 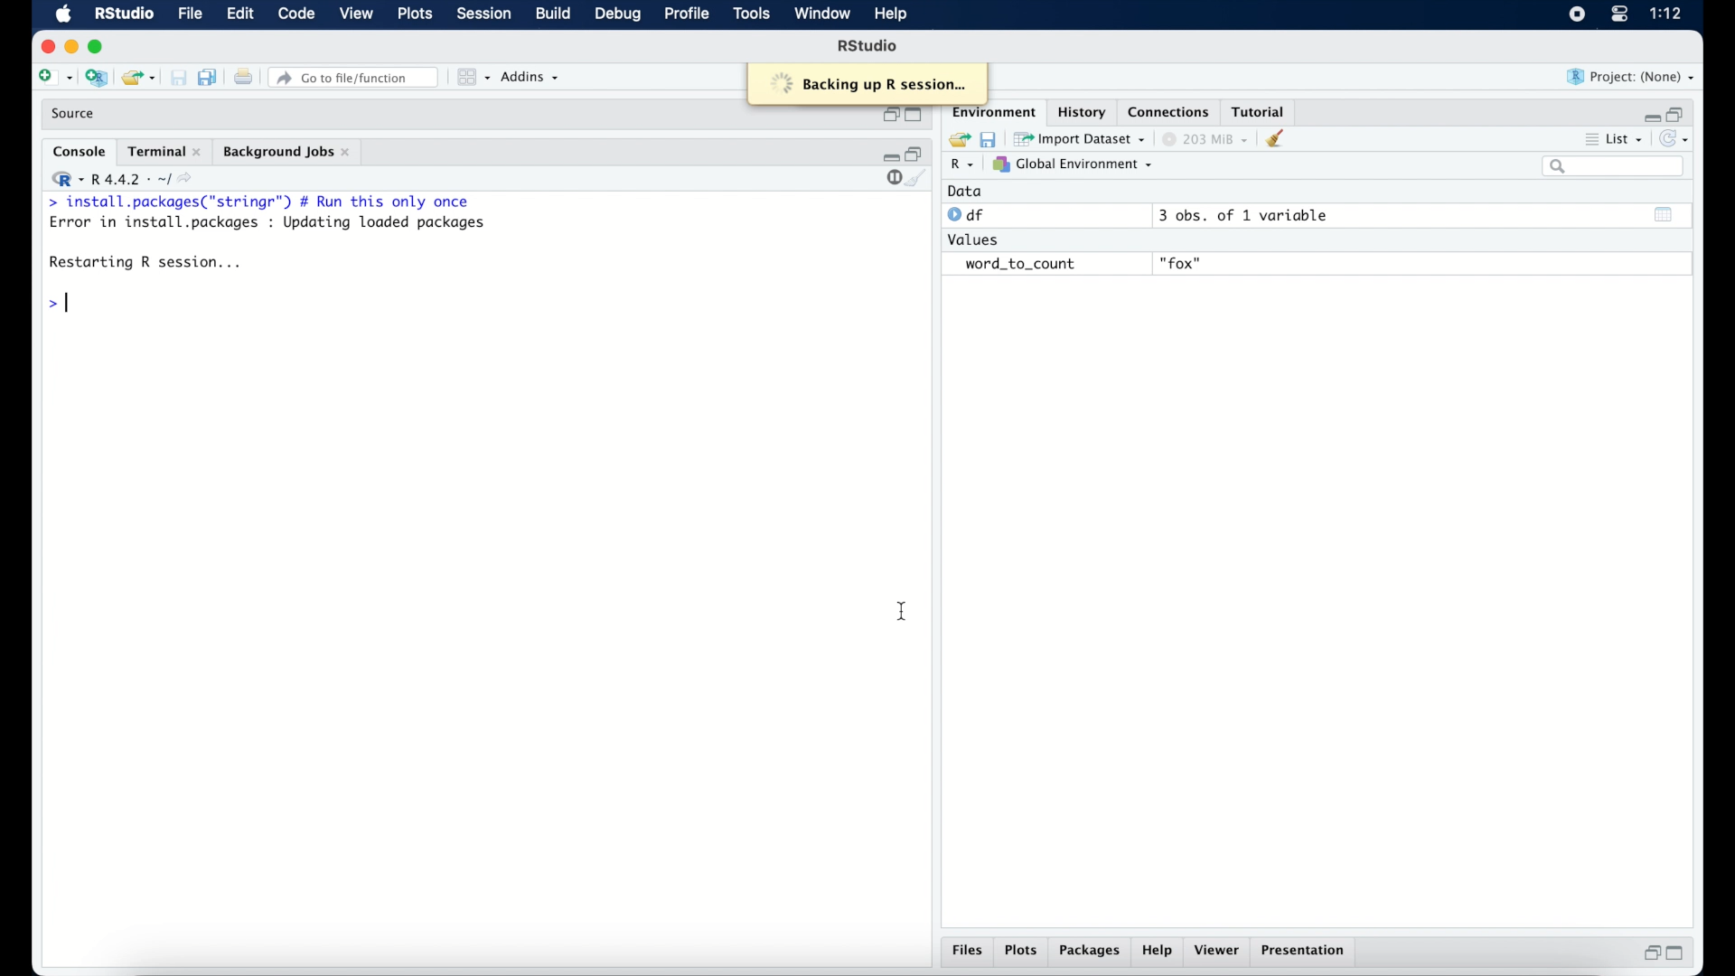 I want to click on > install.packages("stringr") # Run this only once|, so click(x=264, y=202).